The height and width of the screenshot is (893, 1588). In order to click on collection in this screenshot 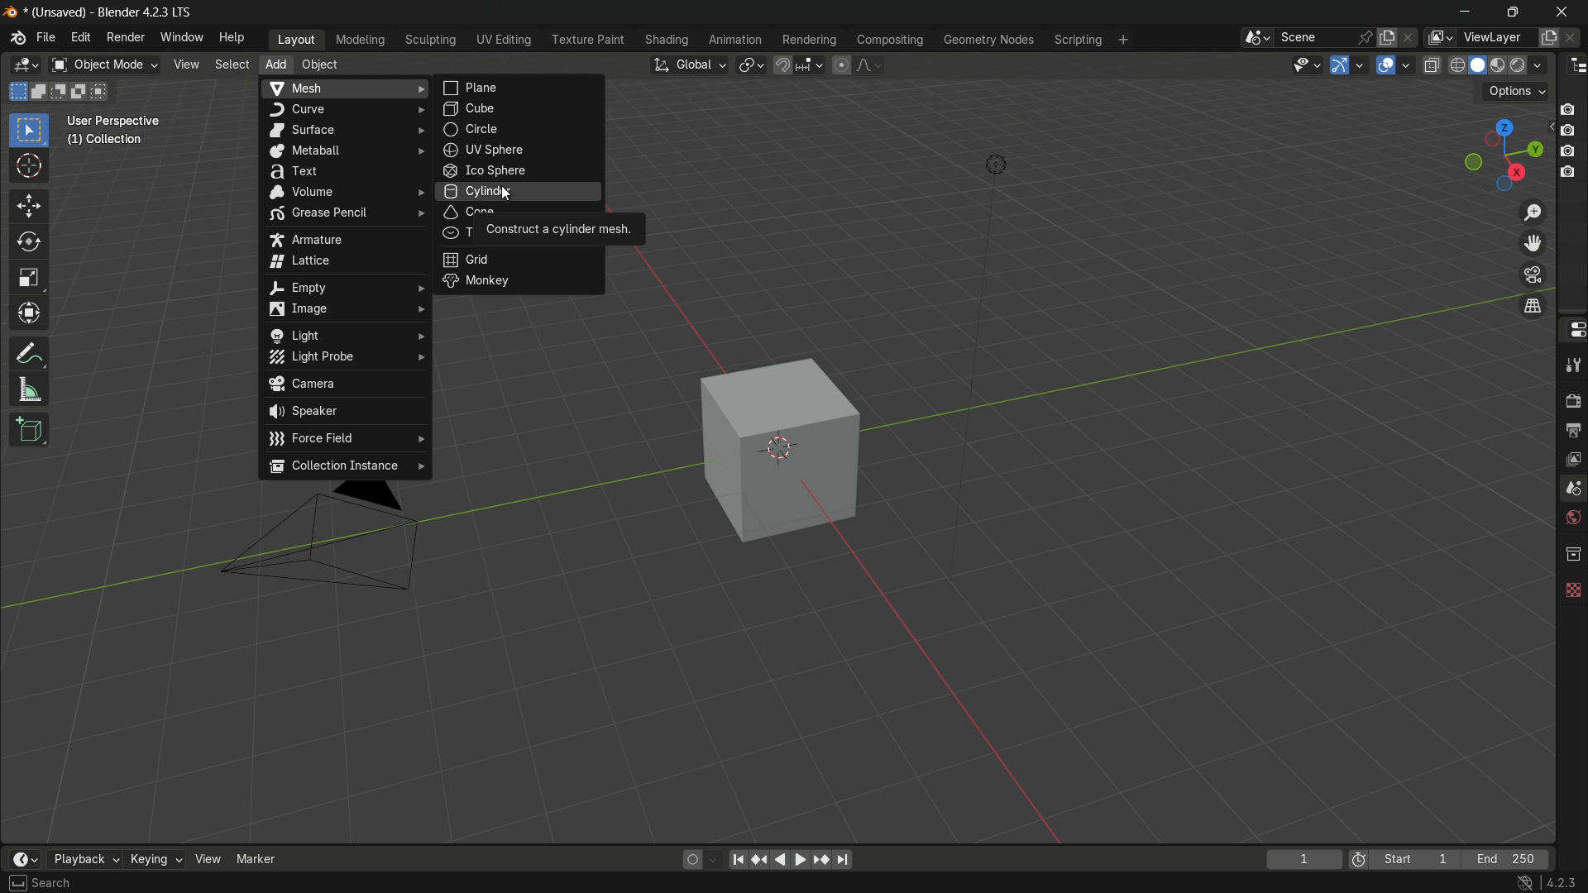, I will do `click(1570, 554)`.